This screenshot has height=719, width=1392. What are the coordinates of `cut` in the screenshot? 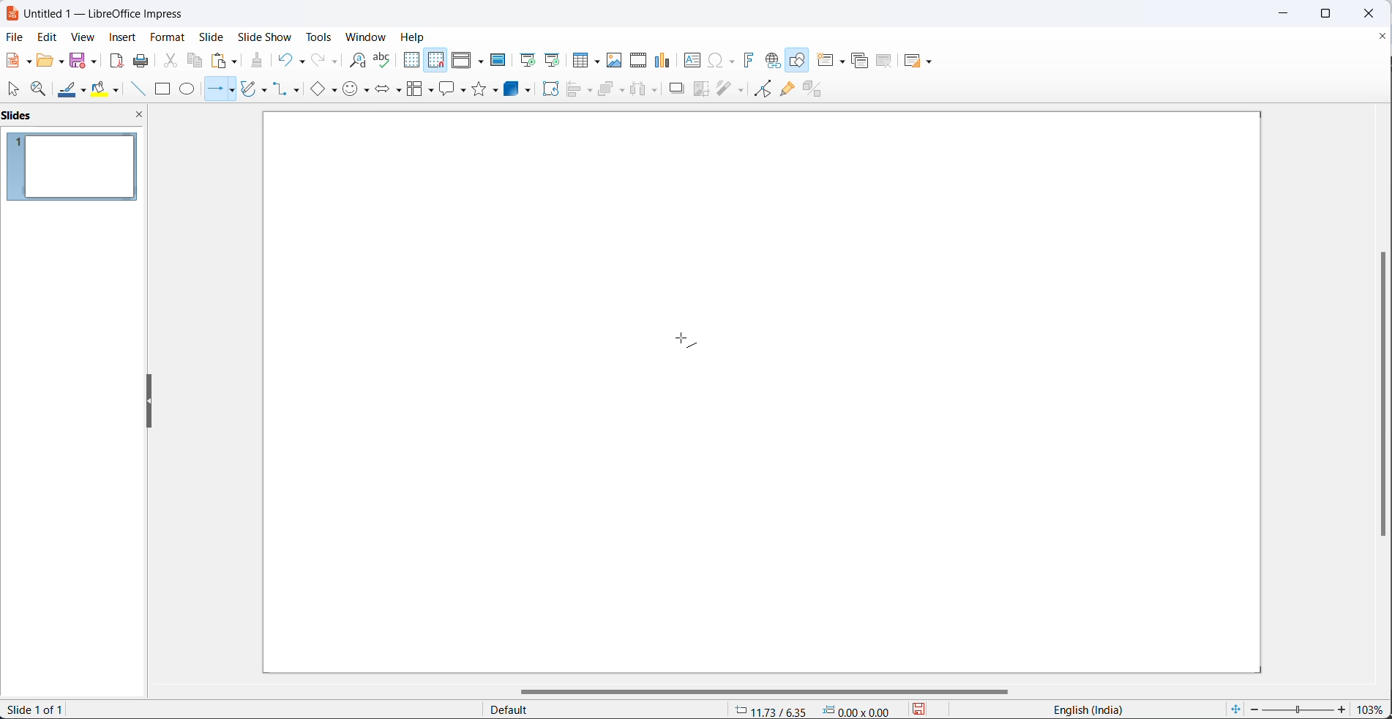 It's located at (170, 60).